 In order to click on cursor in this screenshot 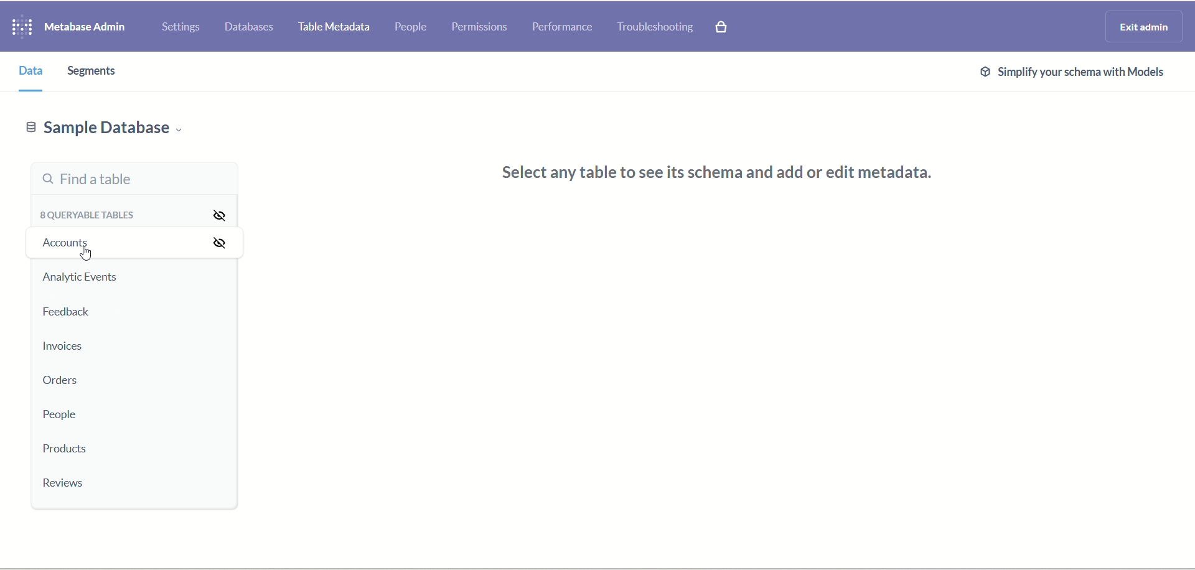, I will do `click(84, 254)`.